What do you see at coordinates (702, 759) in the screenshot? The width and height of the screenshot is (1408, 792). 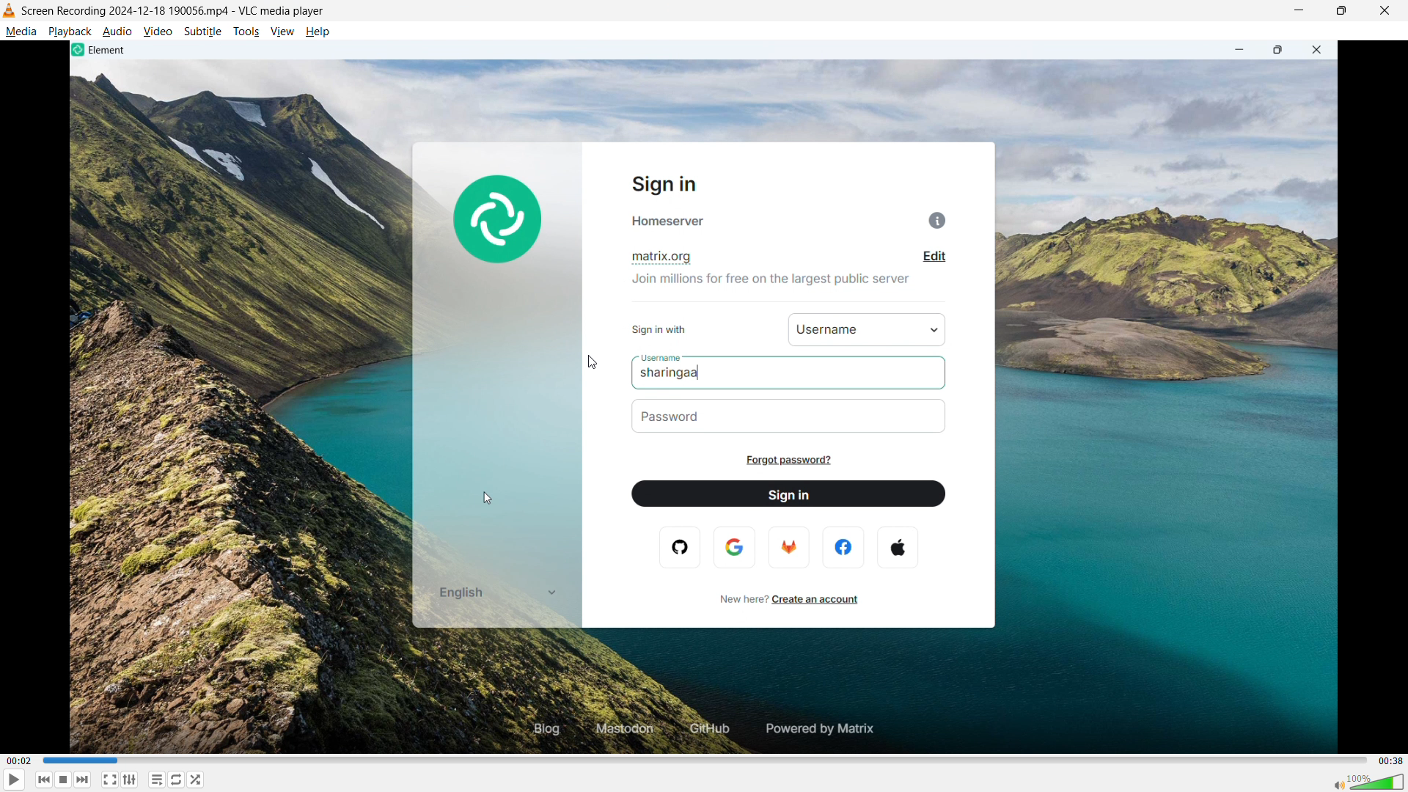 I see `time bar` at bounding box center [702, 759].